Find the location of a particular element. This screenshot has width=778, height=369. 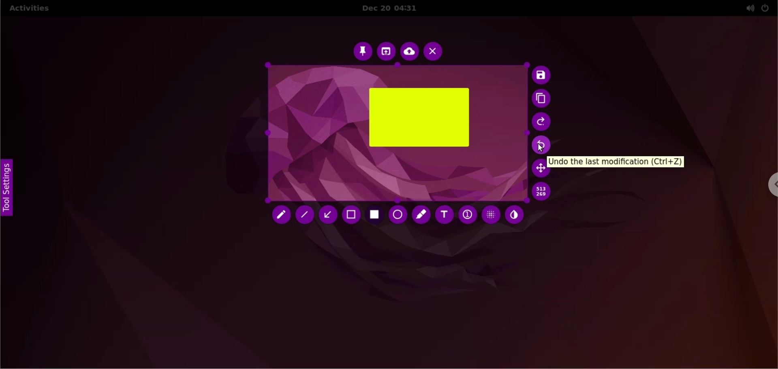

auto increment is located at coordinates (466, 215).